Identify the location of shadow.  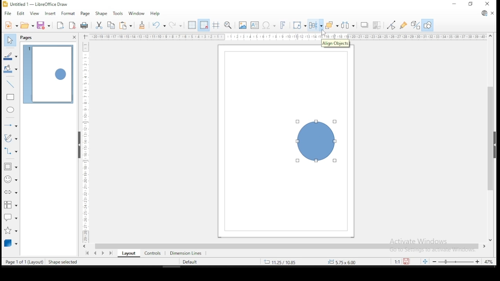
(364, 25).